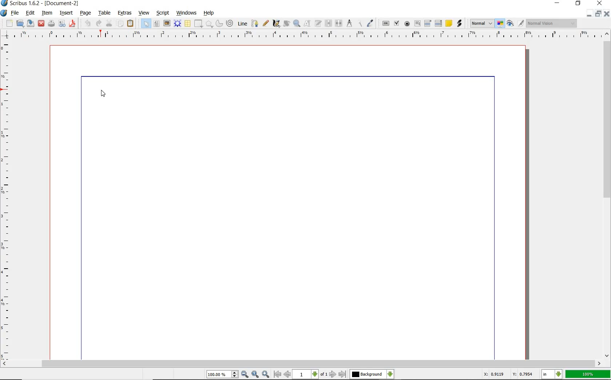 The height and width of the screenshot is (380, 611). What do you see at coordinates (310, 35) in the screenshot?
I see `ruler` at bounding box center [310, 35].